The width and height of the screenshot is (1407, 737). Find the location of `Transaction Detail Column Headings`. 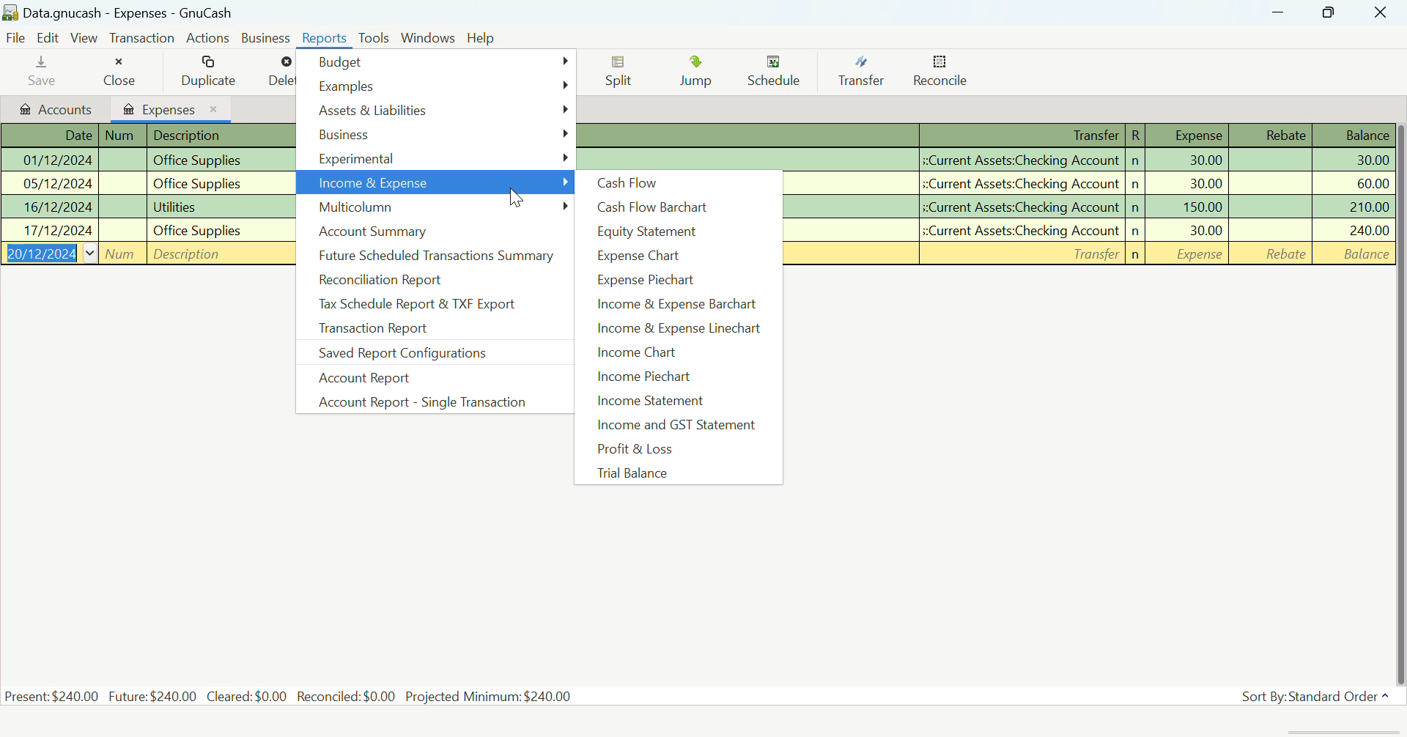

Transaction Detail Column Headings is located at coordinates (989, 135).